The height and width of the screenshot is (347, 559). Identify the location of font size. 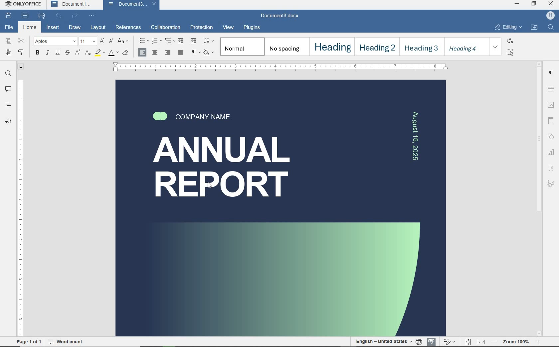
(88, 42).